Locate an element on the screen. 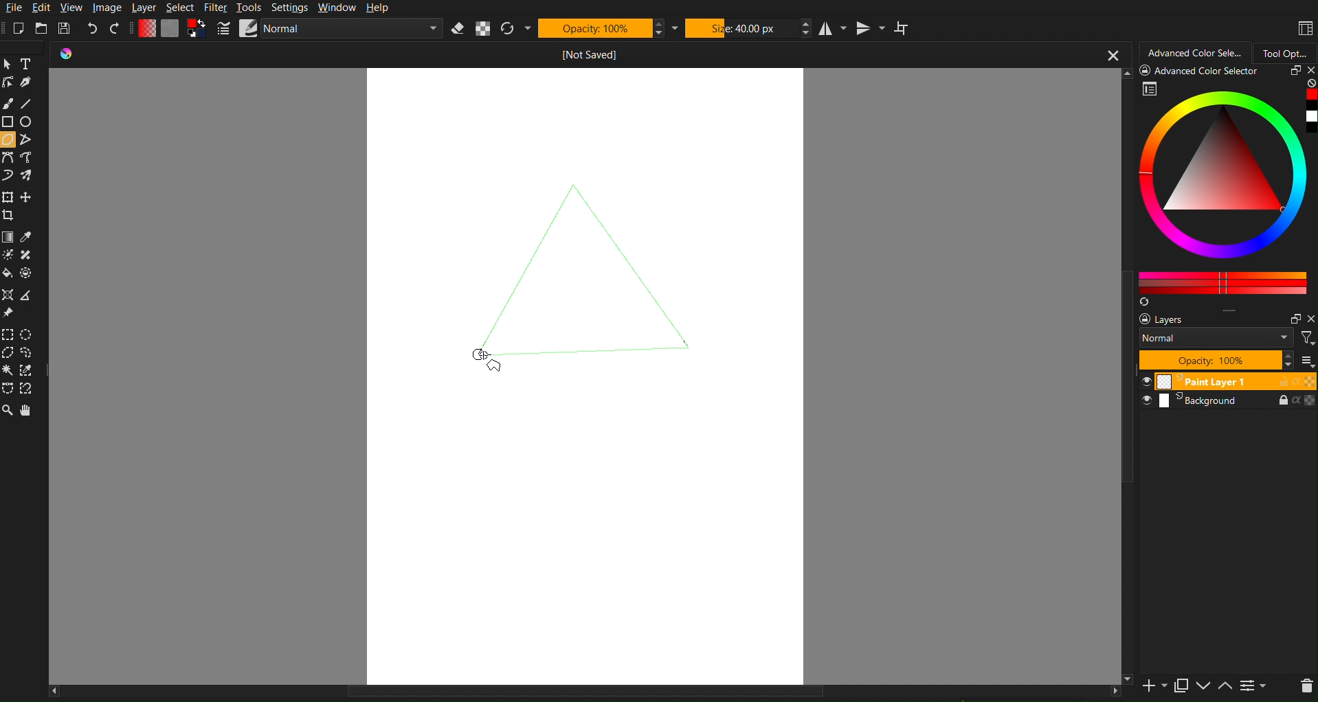  Opacity: 100% is located at coordinates (594, 28).